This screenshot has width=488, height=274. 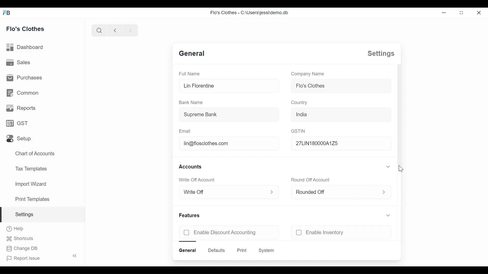 What do you see at coordinates (30, 184) in the screenshot?
I see `Import Wizard` at bounding box center [30, 184].